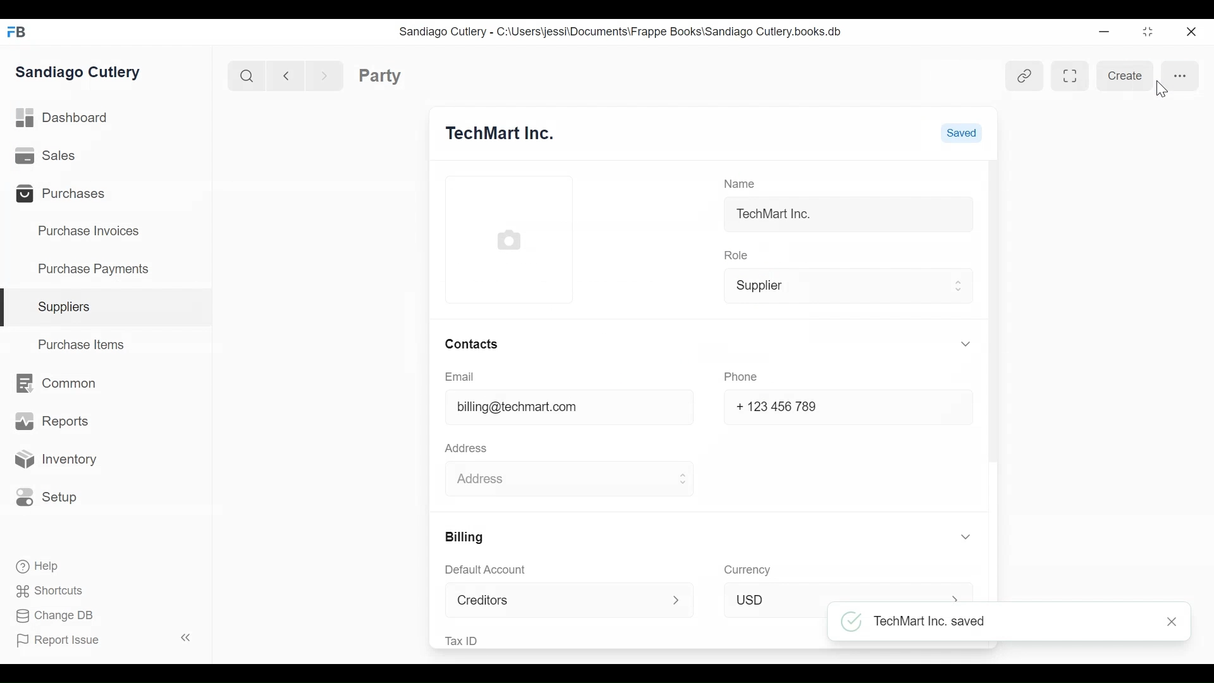 The height and width of the screenshot is (683, 1214). Describe the element at coordinates (68, 195) in the screenshot. I see `Purchases` at that location.